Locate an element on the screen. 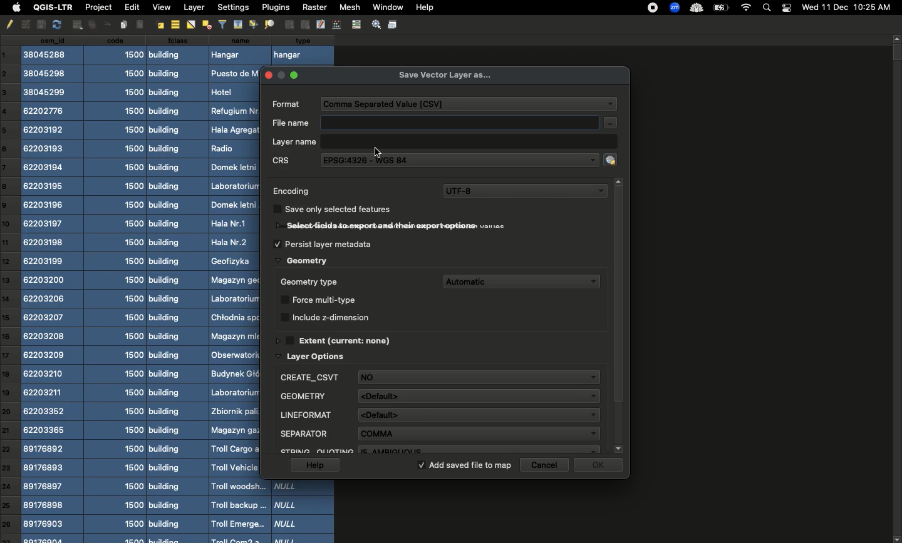  QGIS-LTR is located at coordinates (51, 8).